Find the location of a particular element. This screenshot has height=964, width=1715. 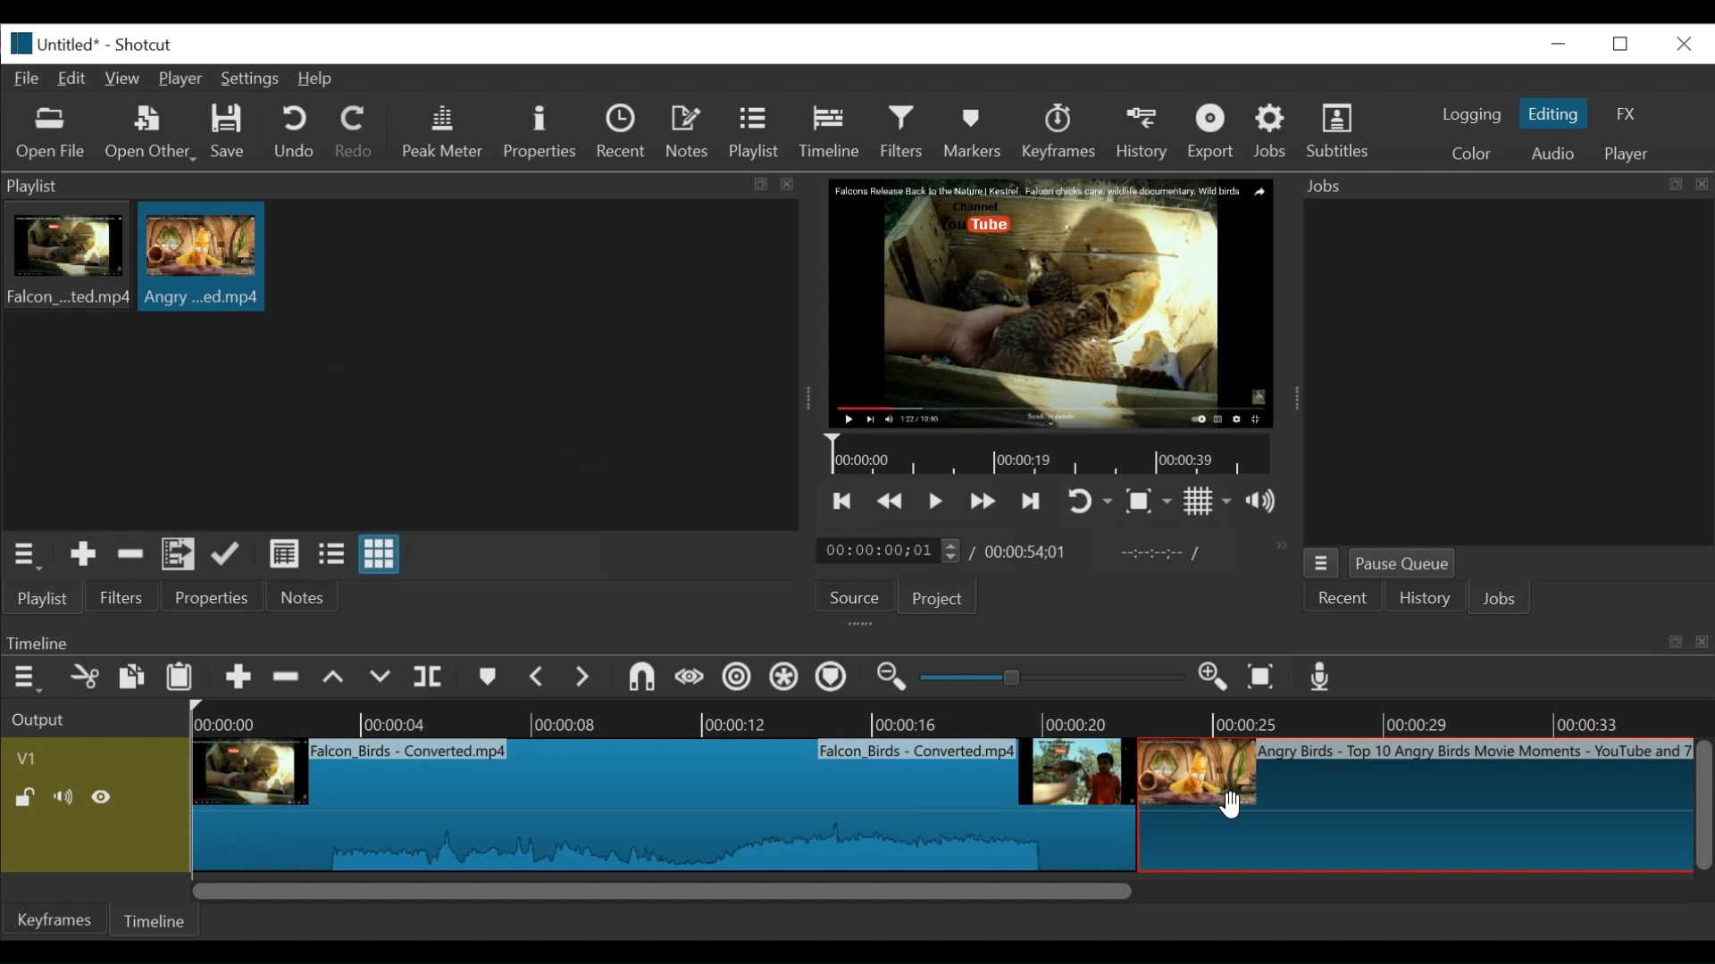

Filters is located at coordinates (122, 598).